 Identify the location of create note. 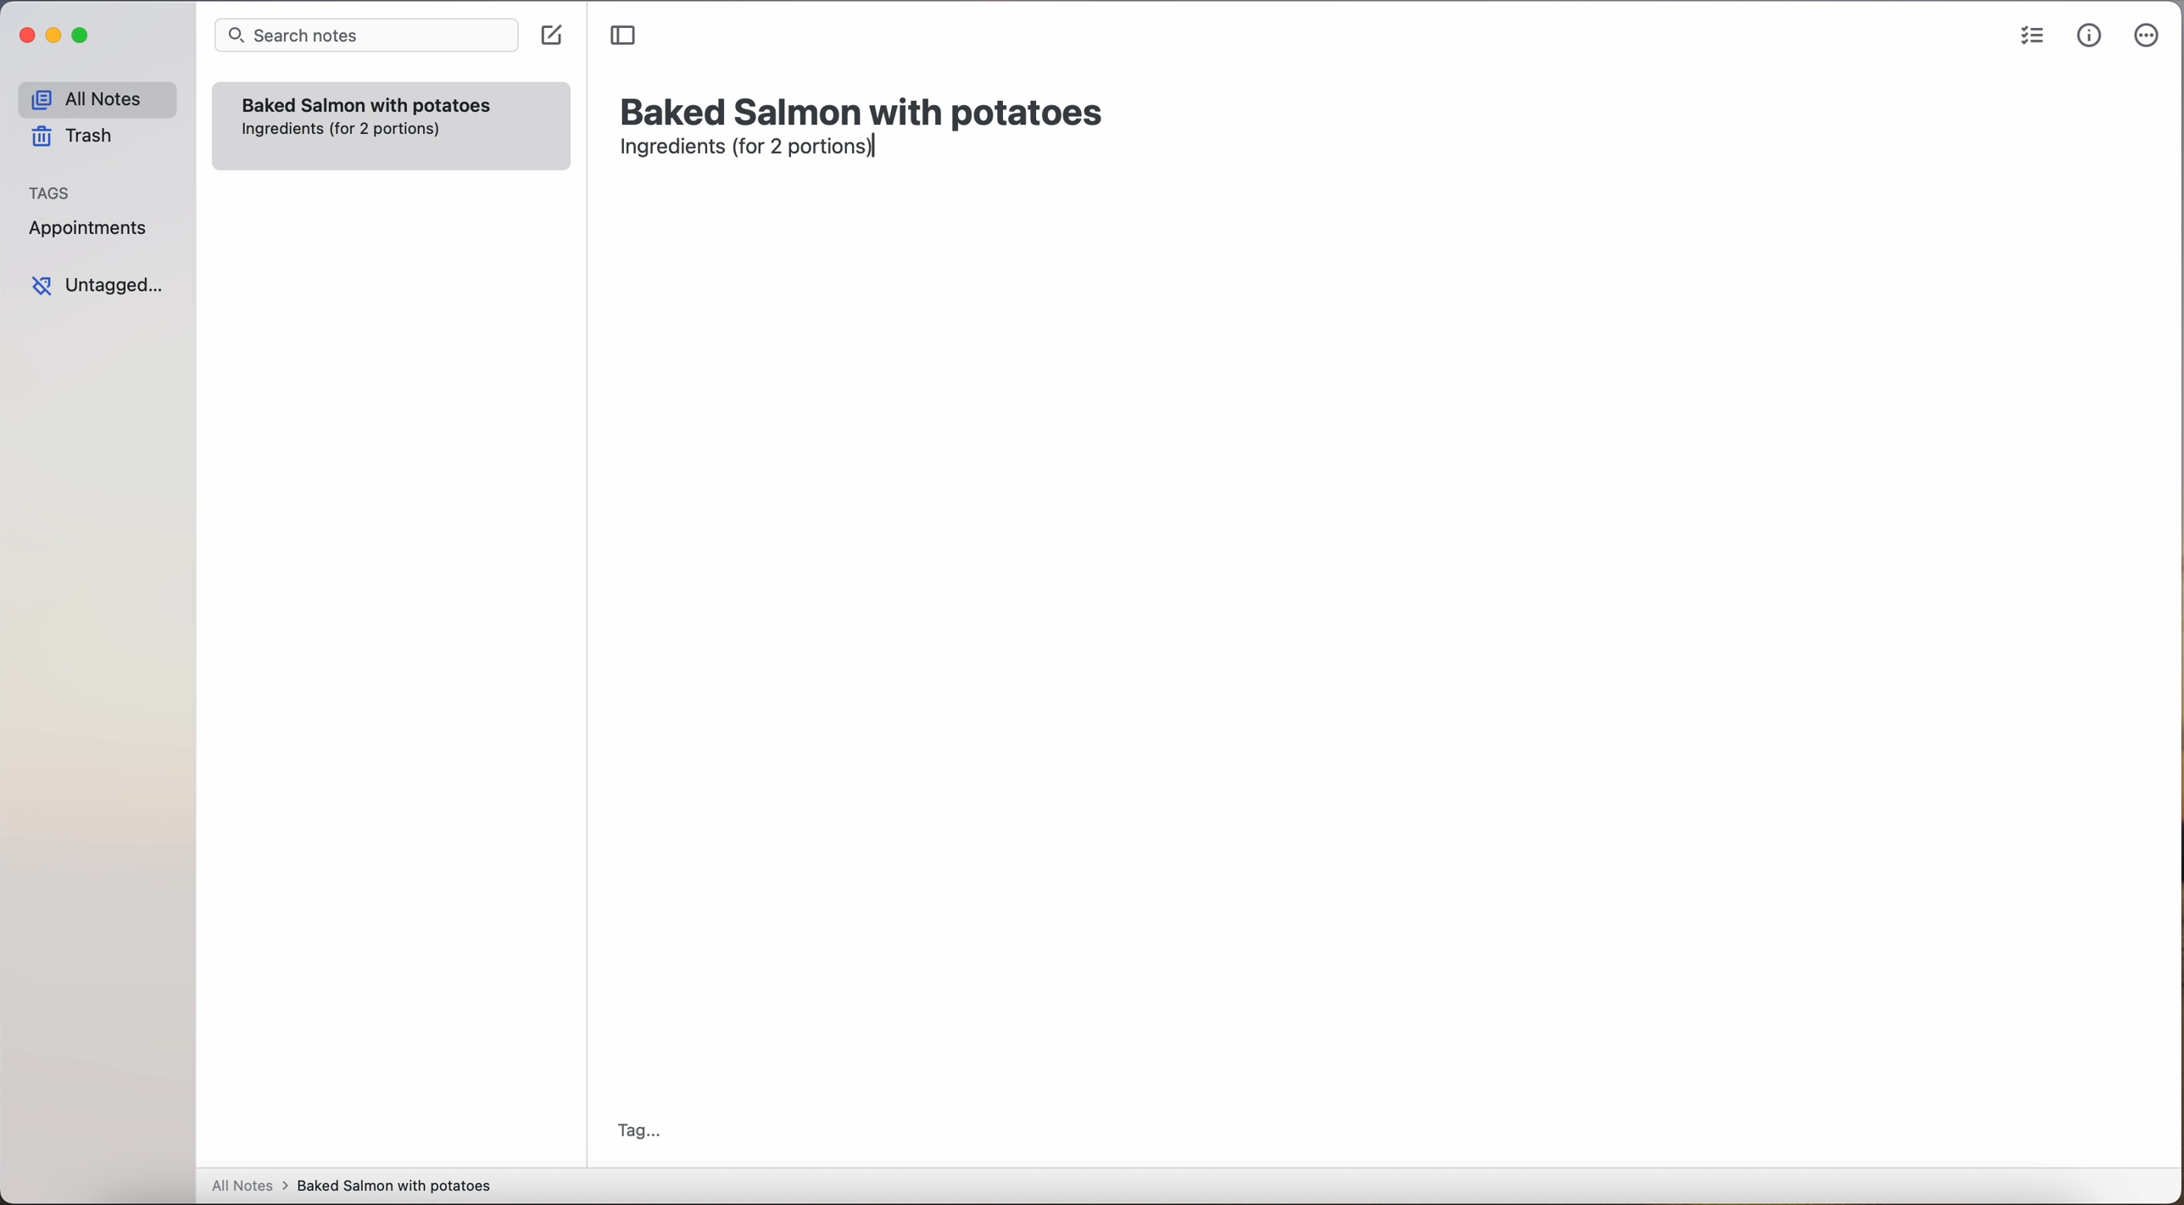
(550, 36).